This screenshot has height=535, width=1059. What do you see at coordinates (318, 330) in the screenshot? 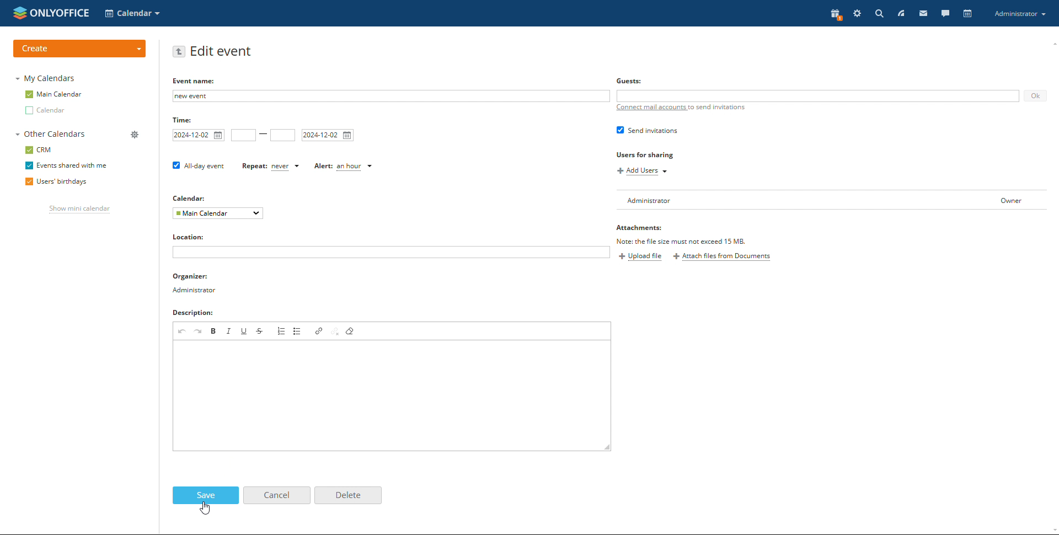
I see `link` at bounding box center [318, 330].